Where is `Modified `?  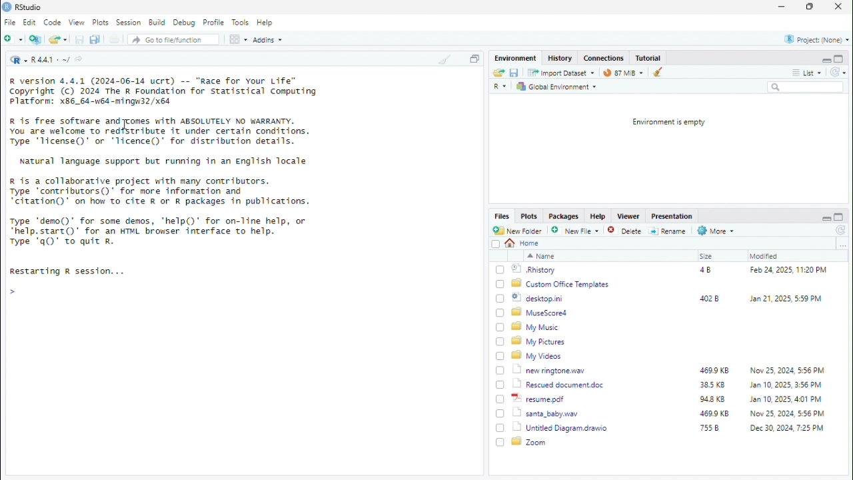
Modified  is located at coordinates (764, 256).